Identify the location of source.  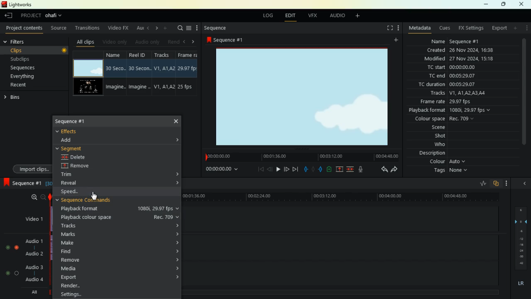
(60, 29).